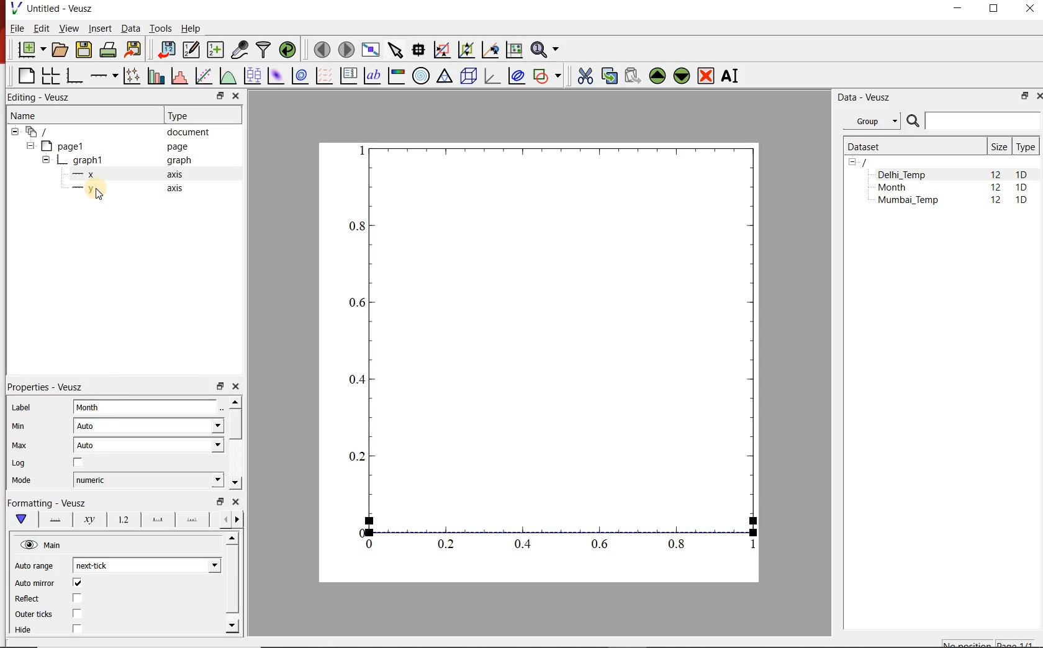  What do you see at coordinates (78, 599) in the screenshot?
I see `check/uncheck` at bounding box center [78, 599].